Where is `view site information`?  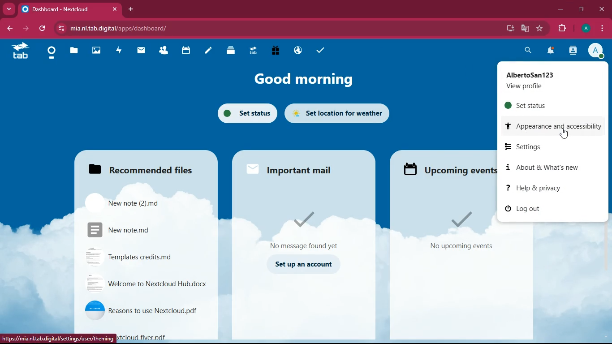 view site information is located at coordinates (60, 29).